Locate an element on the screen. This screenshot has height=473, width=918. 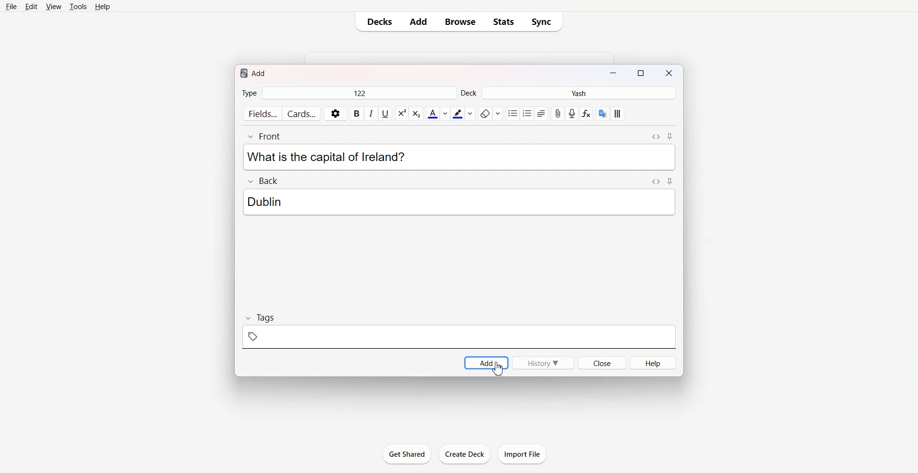
Help is located at coordinates (103, 7).